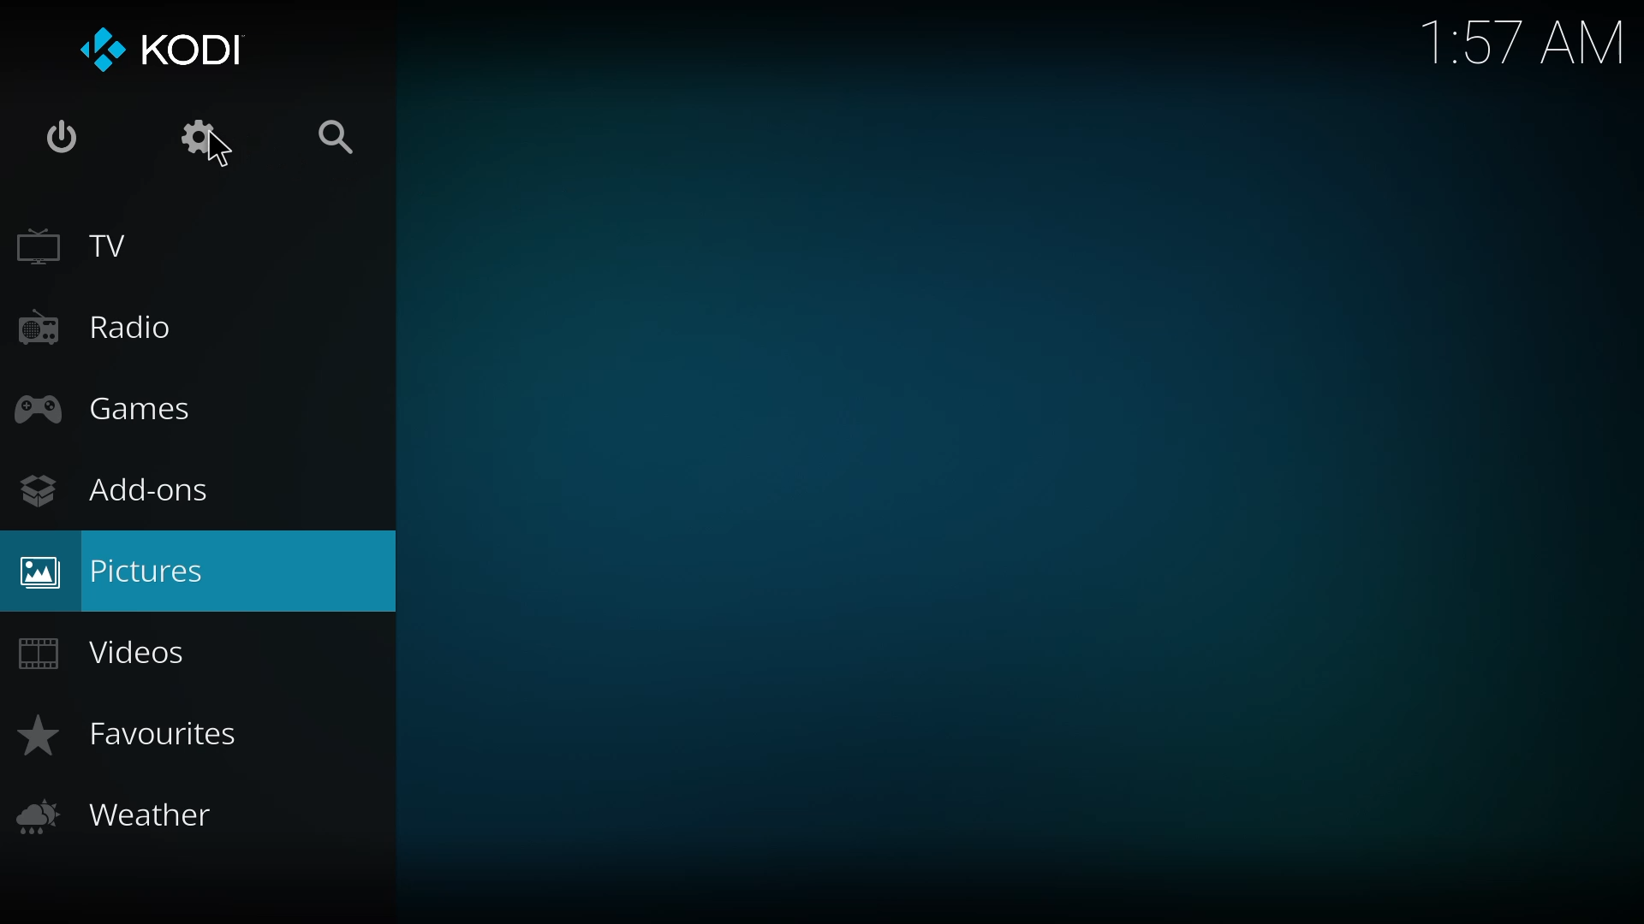  Describe the element at coordinates (77, 246) in the screenshot. I see `tv` at that location.